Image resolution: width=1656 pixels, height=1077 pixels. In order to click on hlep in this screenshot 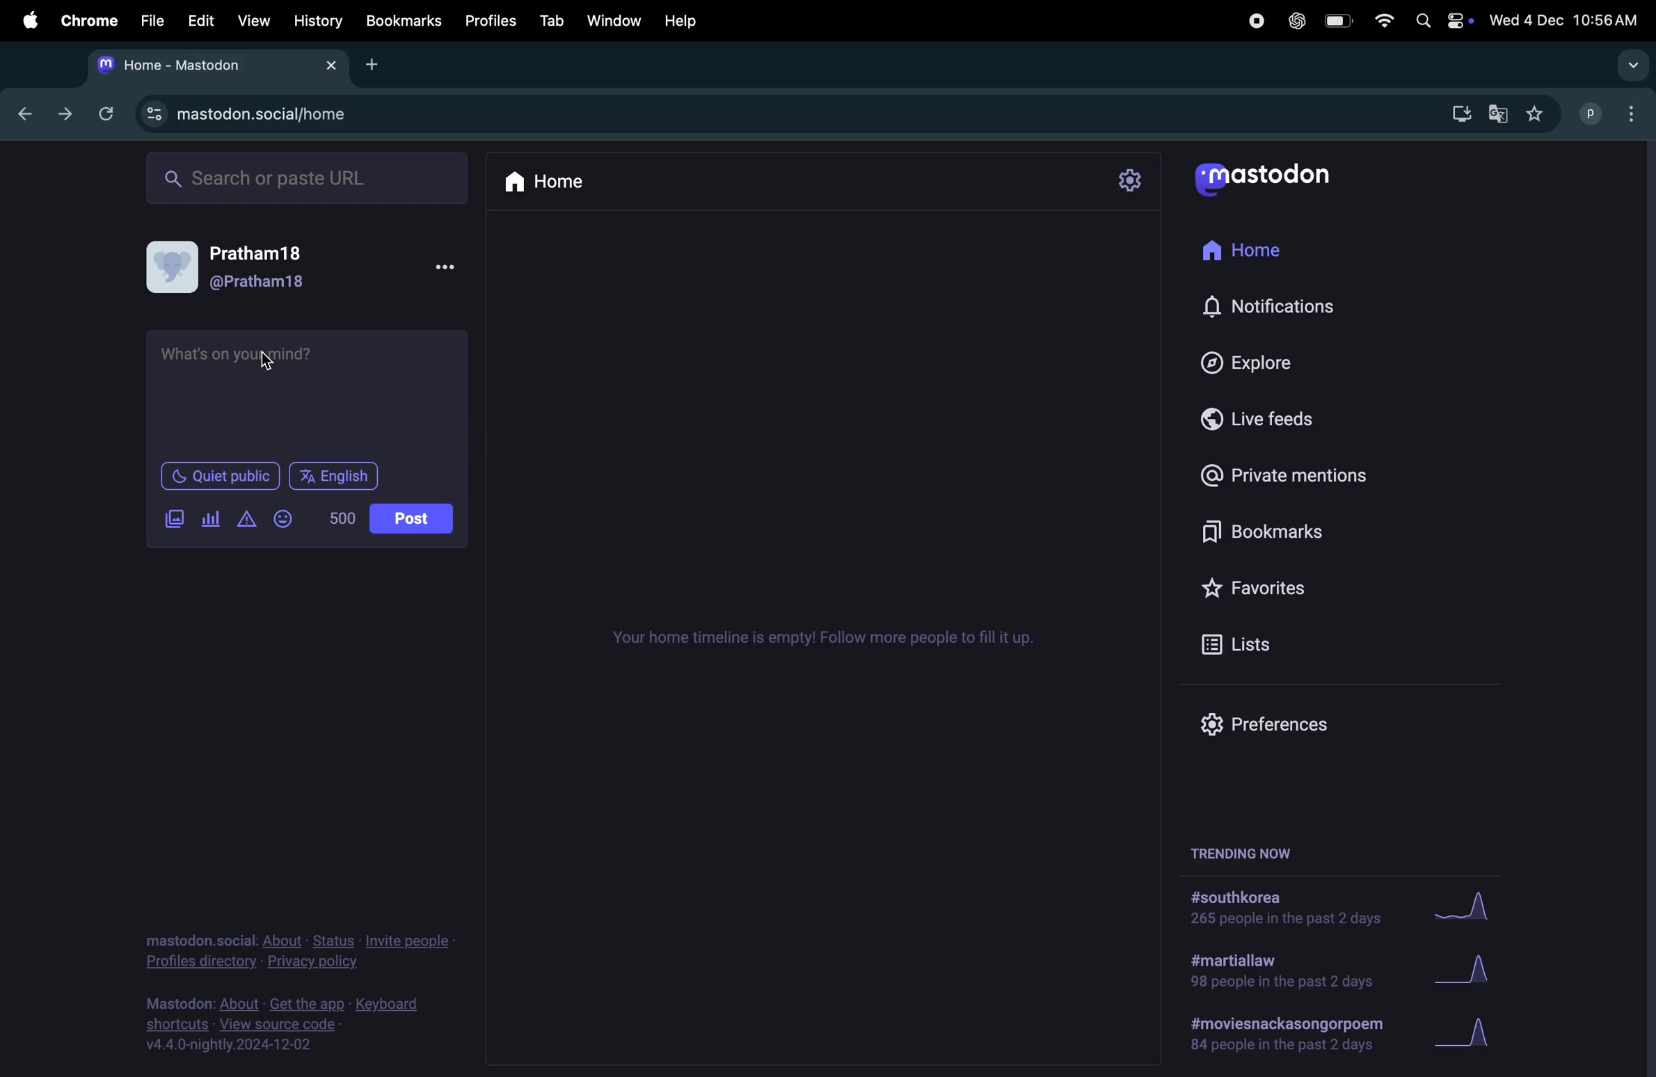, I will do `click(687, 20)`.